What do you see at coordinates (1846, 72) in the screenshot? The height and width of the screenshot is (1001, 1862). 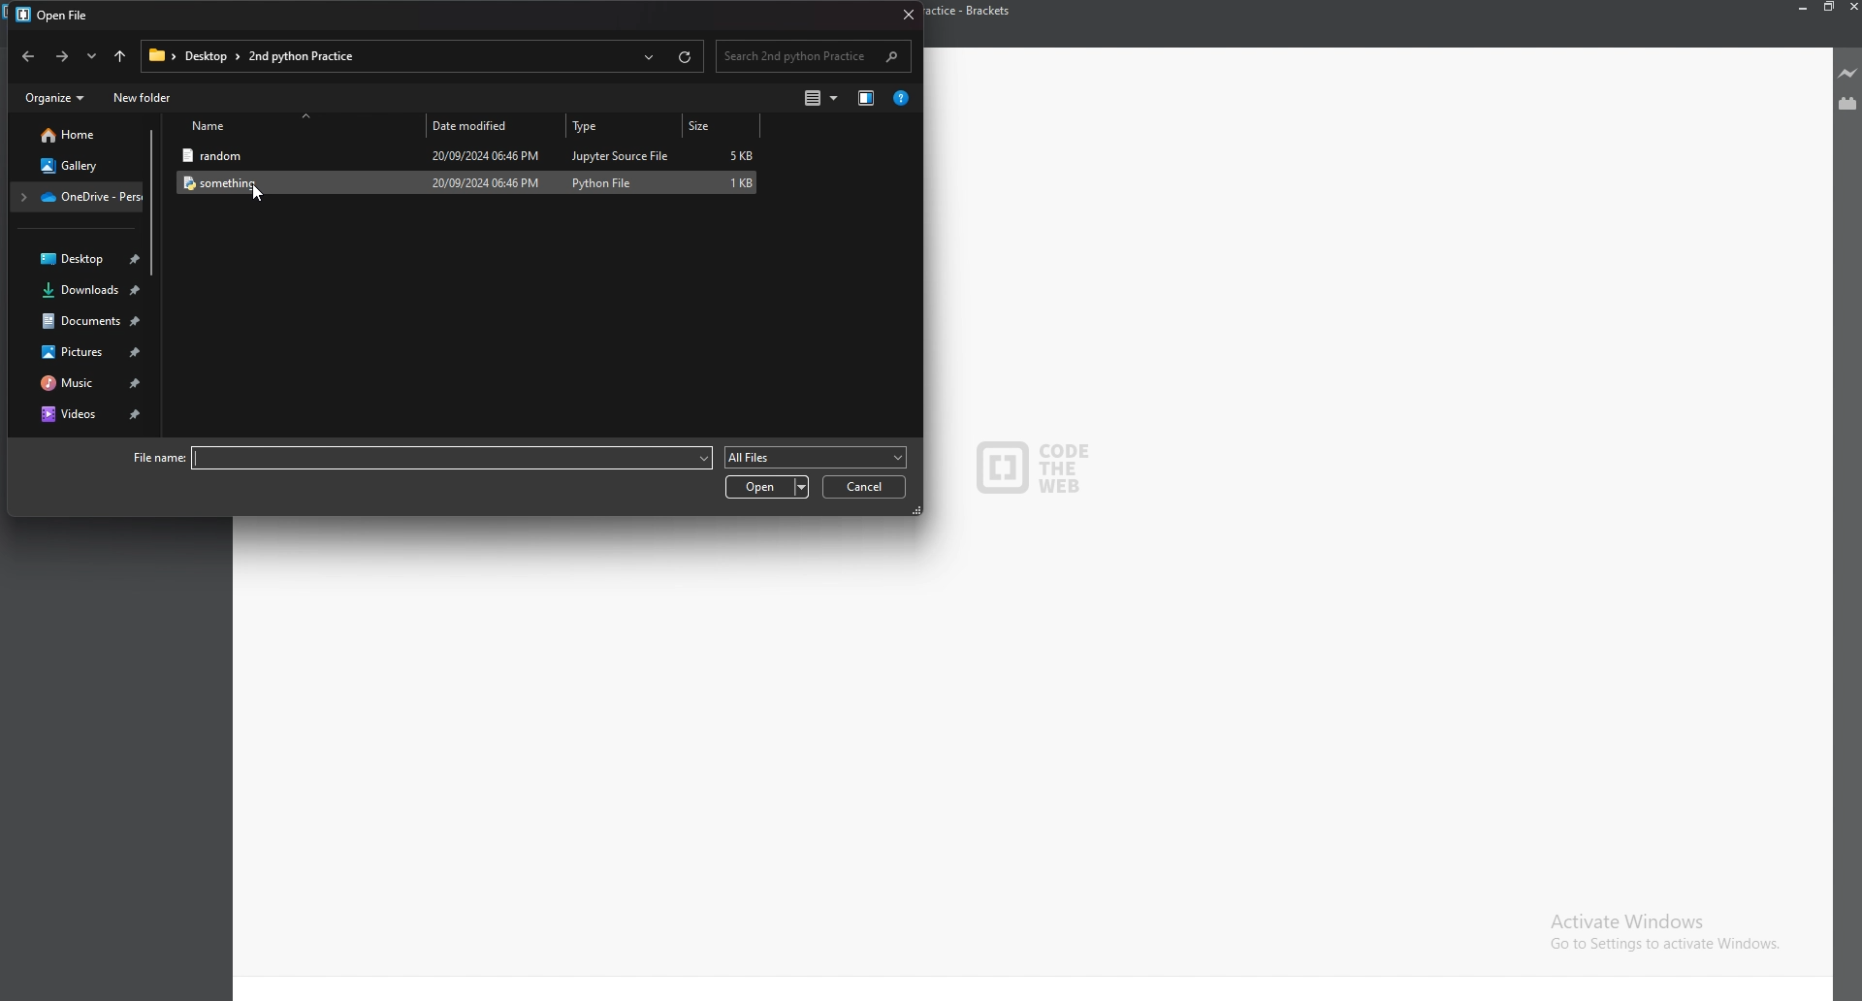 I see `live preview` at bounding box center [1846, 72].